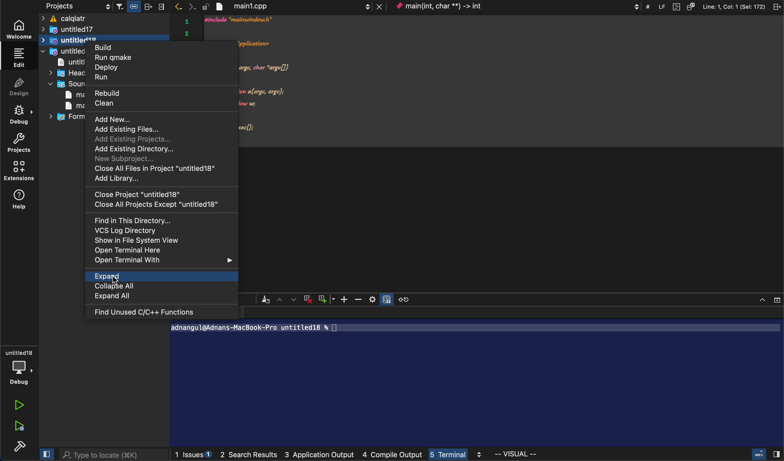 The image size is (784, 461). Describe the element at coordinates (124, 159) in the screenshot. I see `new` at that location.